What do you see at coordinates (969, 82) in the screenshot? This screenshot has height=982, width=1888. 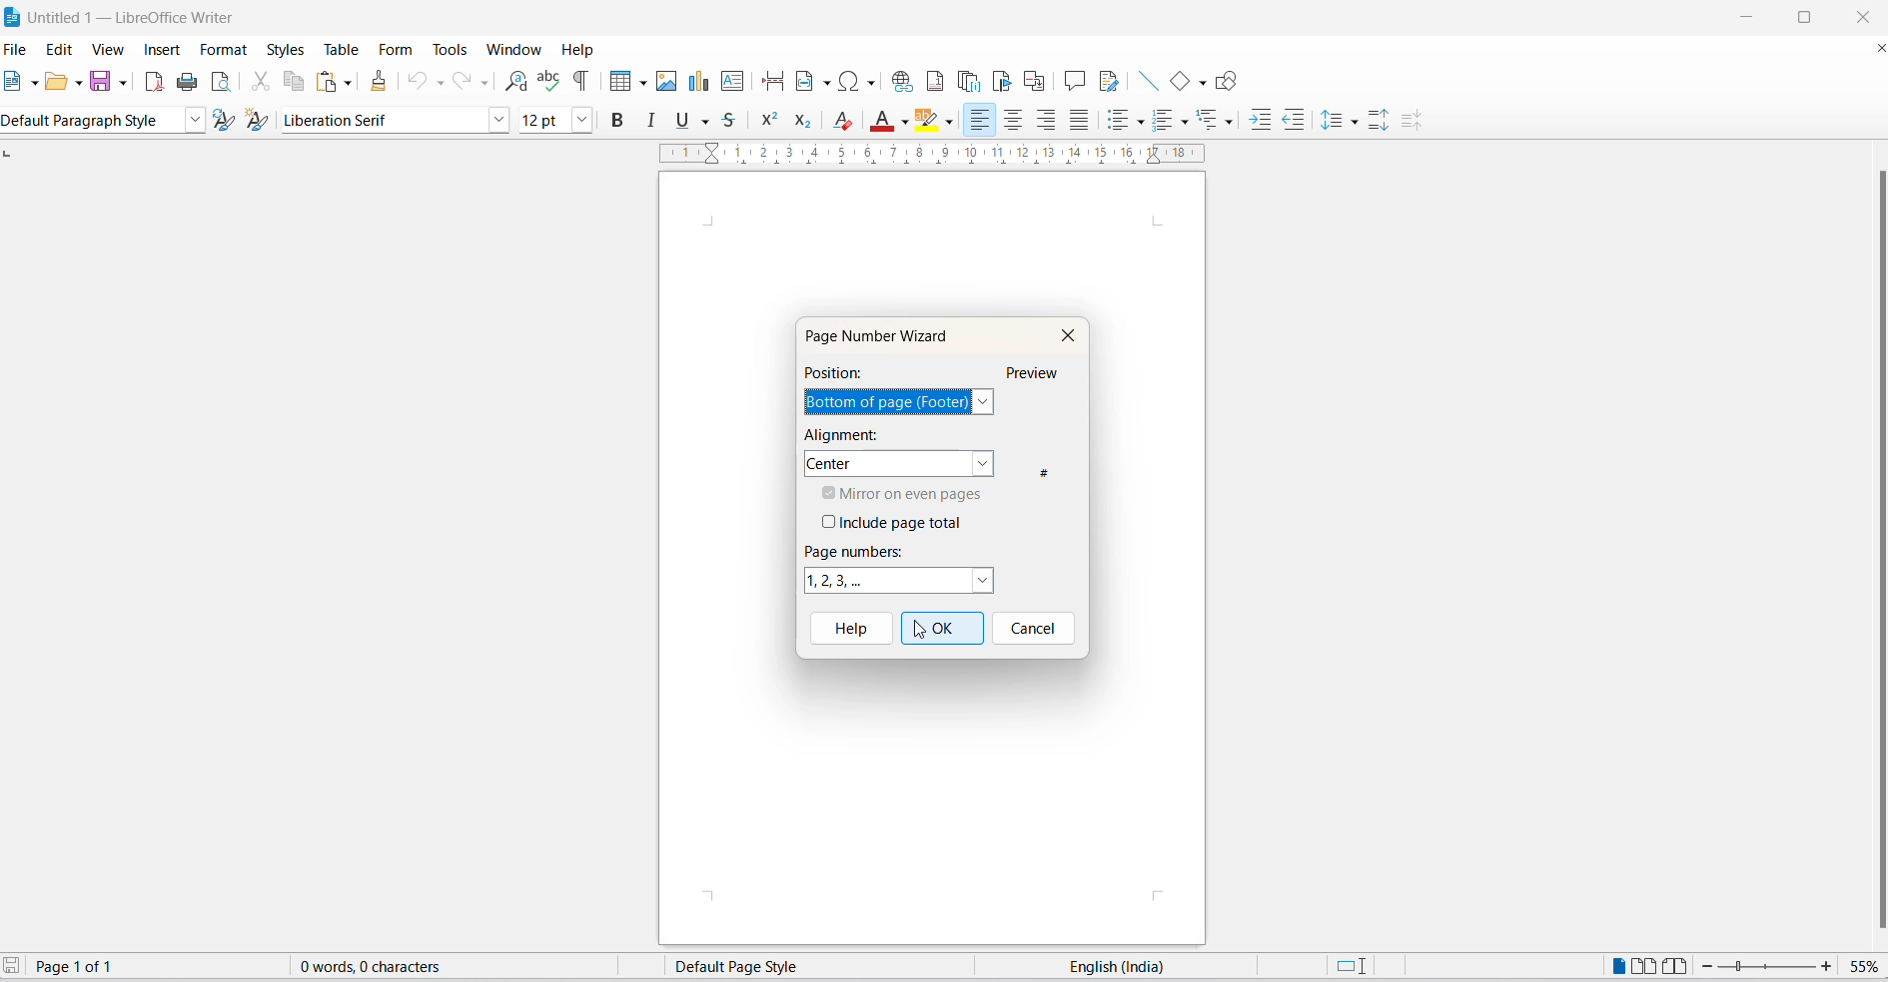 I see `insert endnote` at bounding box center [969, 82].